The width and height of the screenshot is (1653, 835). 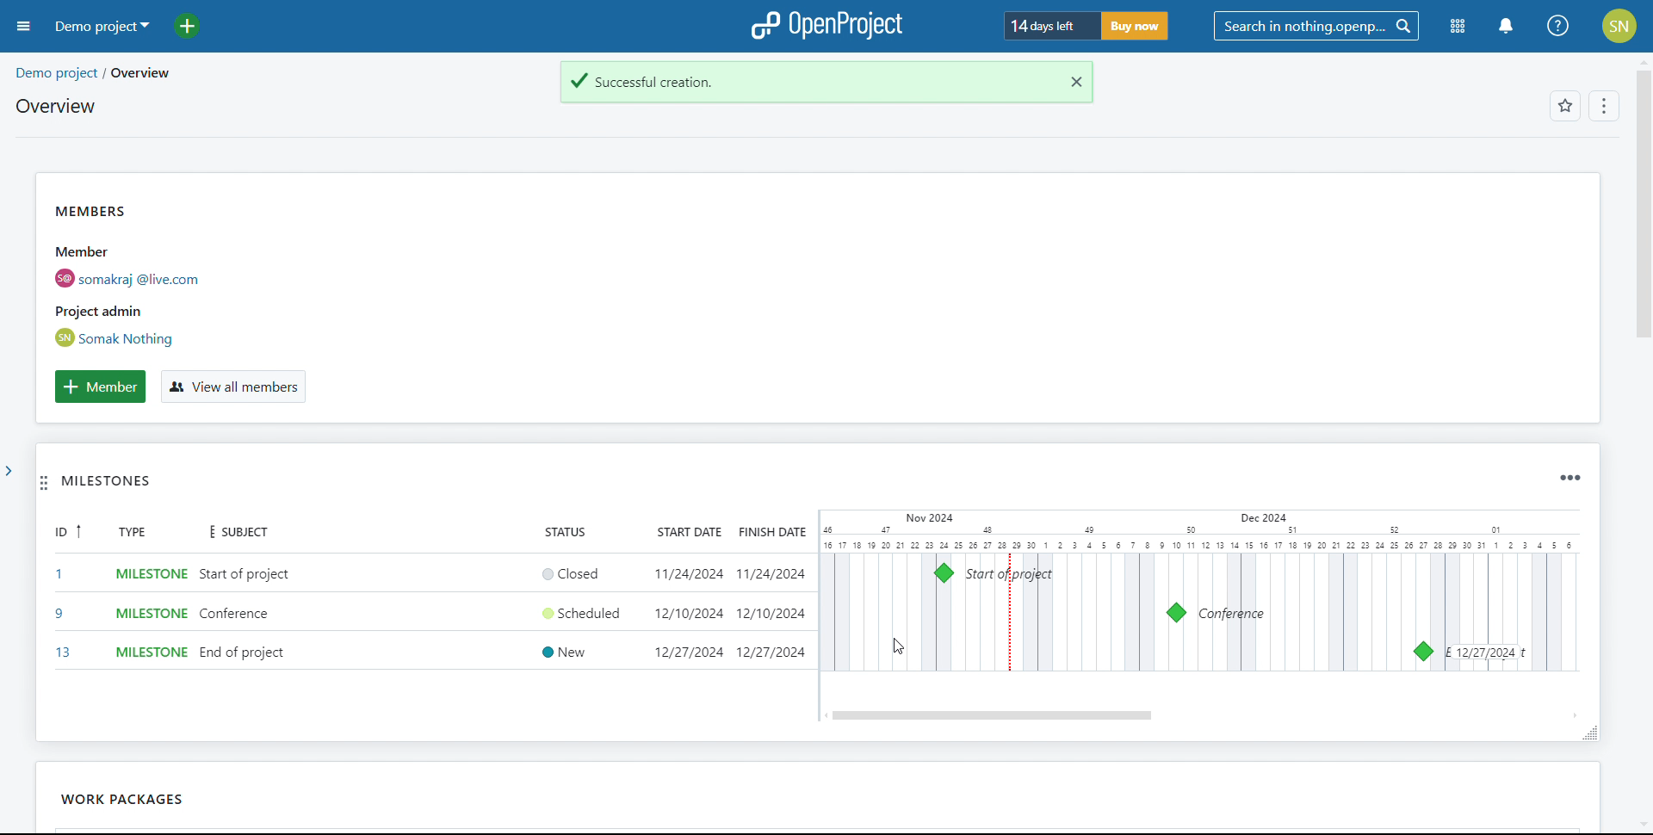 I want to click on type, so click(x=143, y=534).